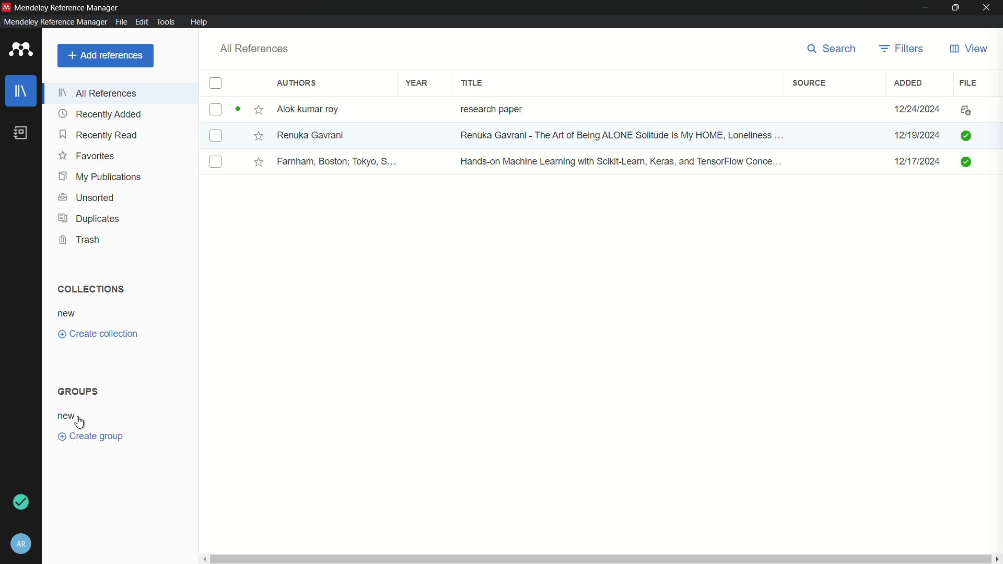  Describe the element at coordinates (88, 219) in the screenshot. I see `duplicates` at that location.